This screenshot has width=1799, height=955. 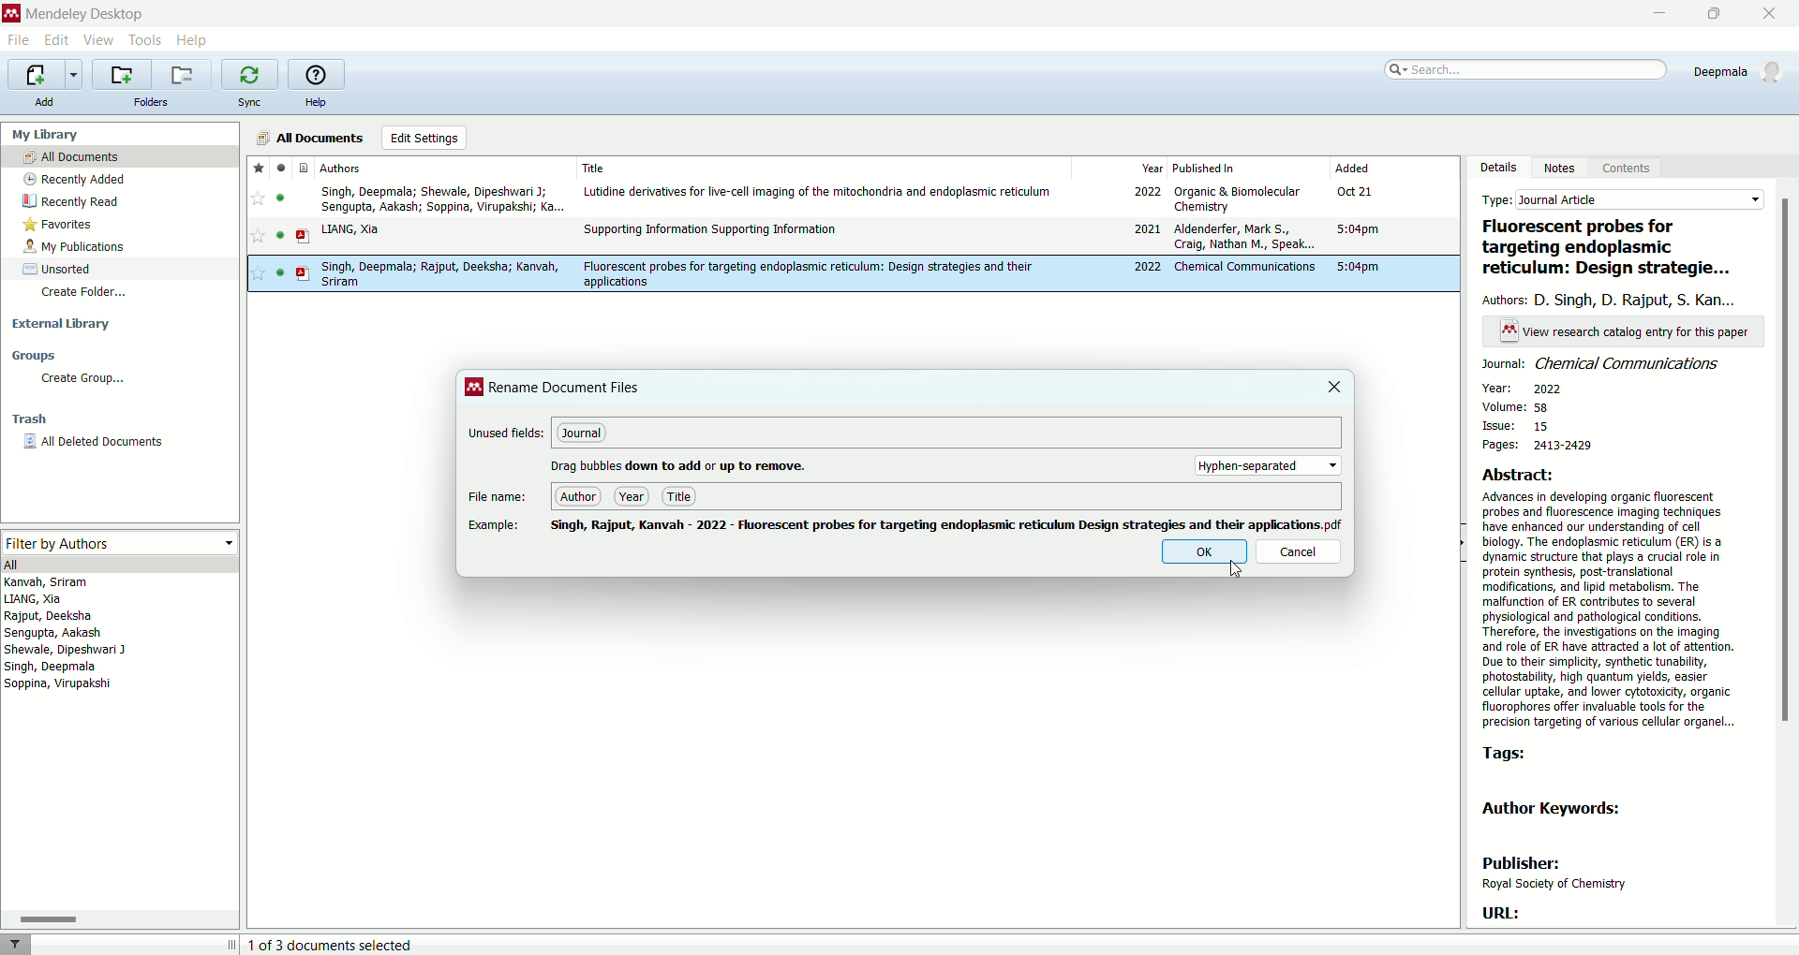 I want to click on URL, so click(x=1500, y=913).